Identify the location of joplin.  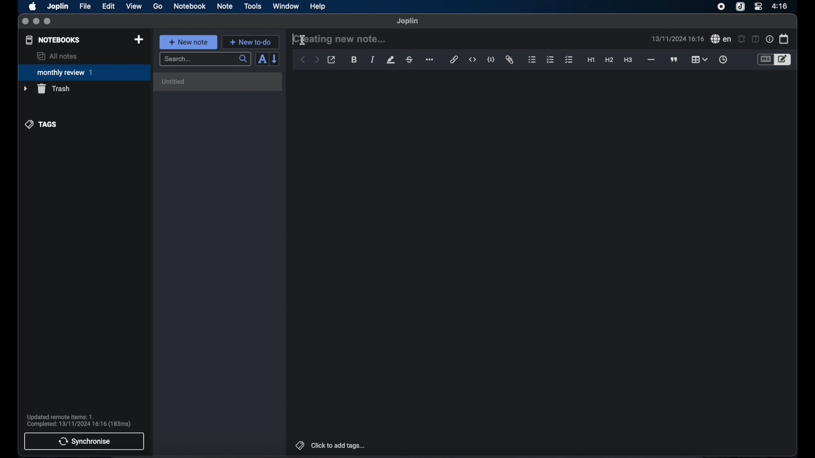
(407, 21).